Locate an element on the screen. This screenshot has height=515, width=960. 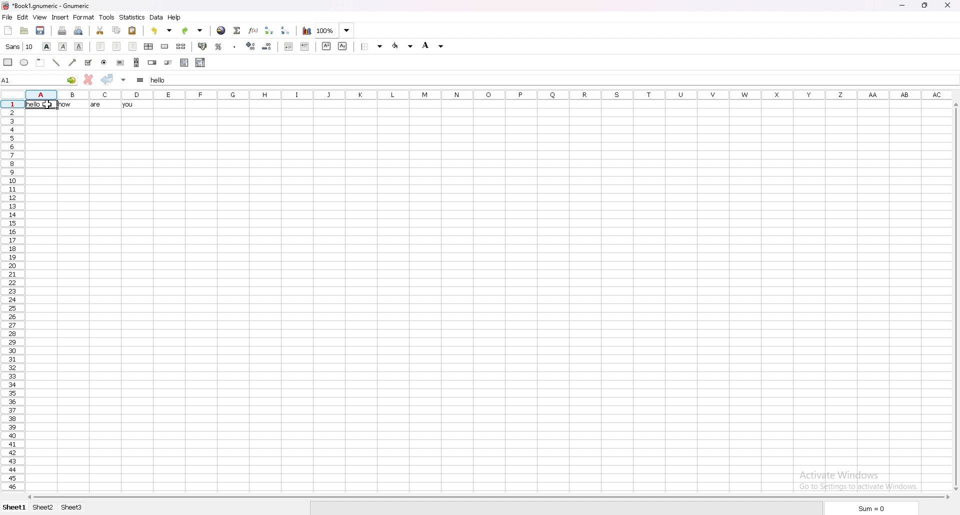
increase indent is located at coordinates (304, 47).